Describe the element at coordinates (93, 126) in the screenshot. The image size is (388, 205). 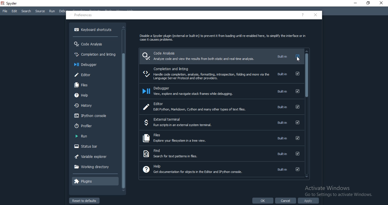
I see `profiler` at that location.